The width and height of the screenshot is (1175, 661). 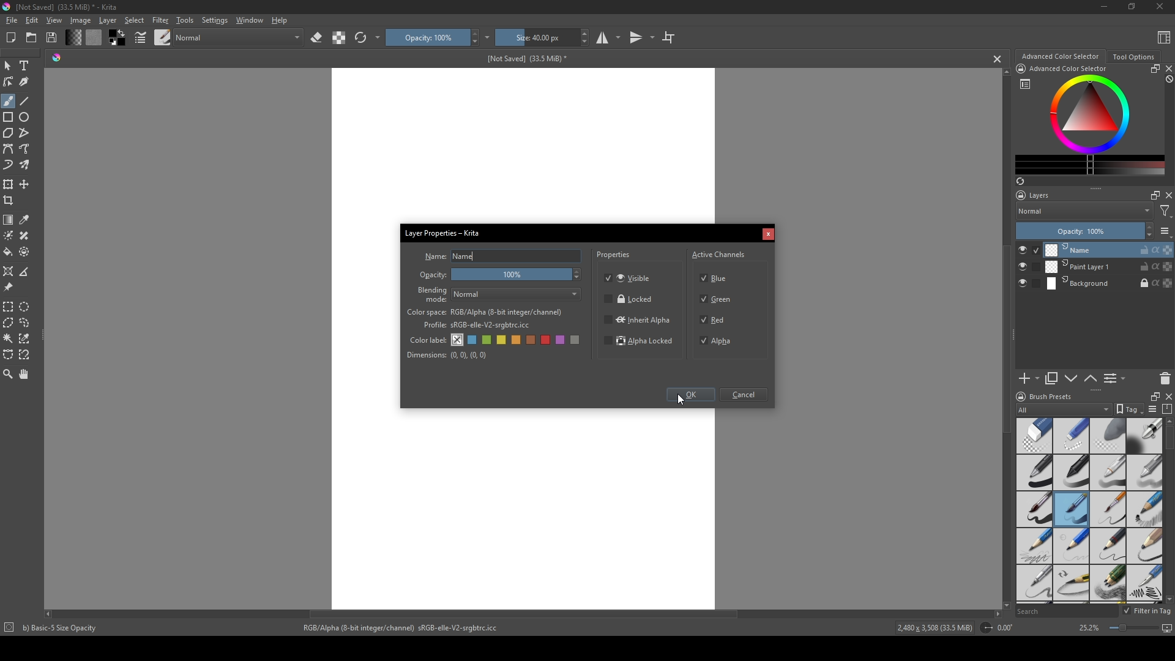 I want to click on decrease, so click(x=1148, y=236).